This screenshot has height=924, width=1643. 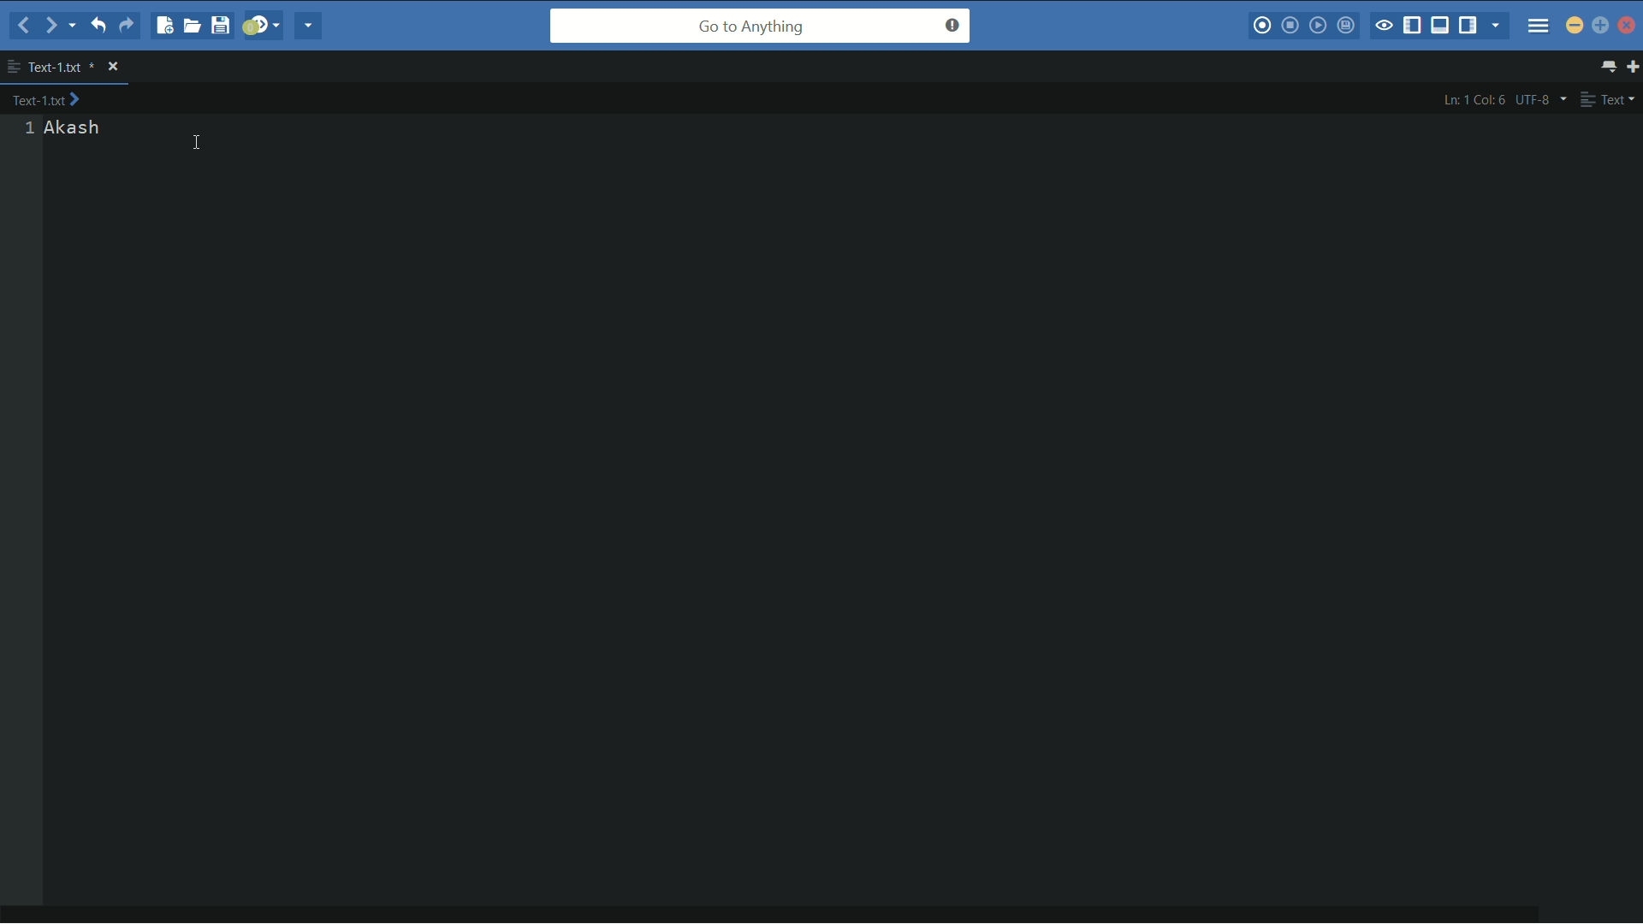 What do you see at coordinates (23, 26) in the screenshot?
I see `back` at bounding box center [23, 26].